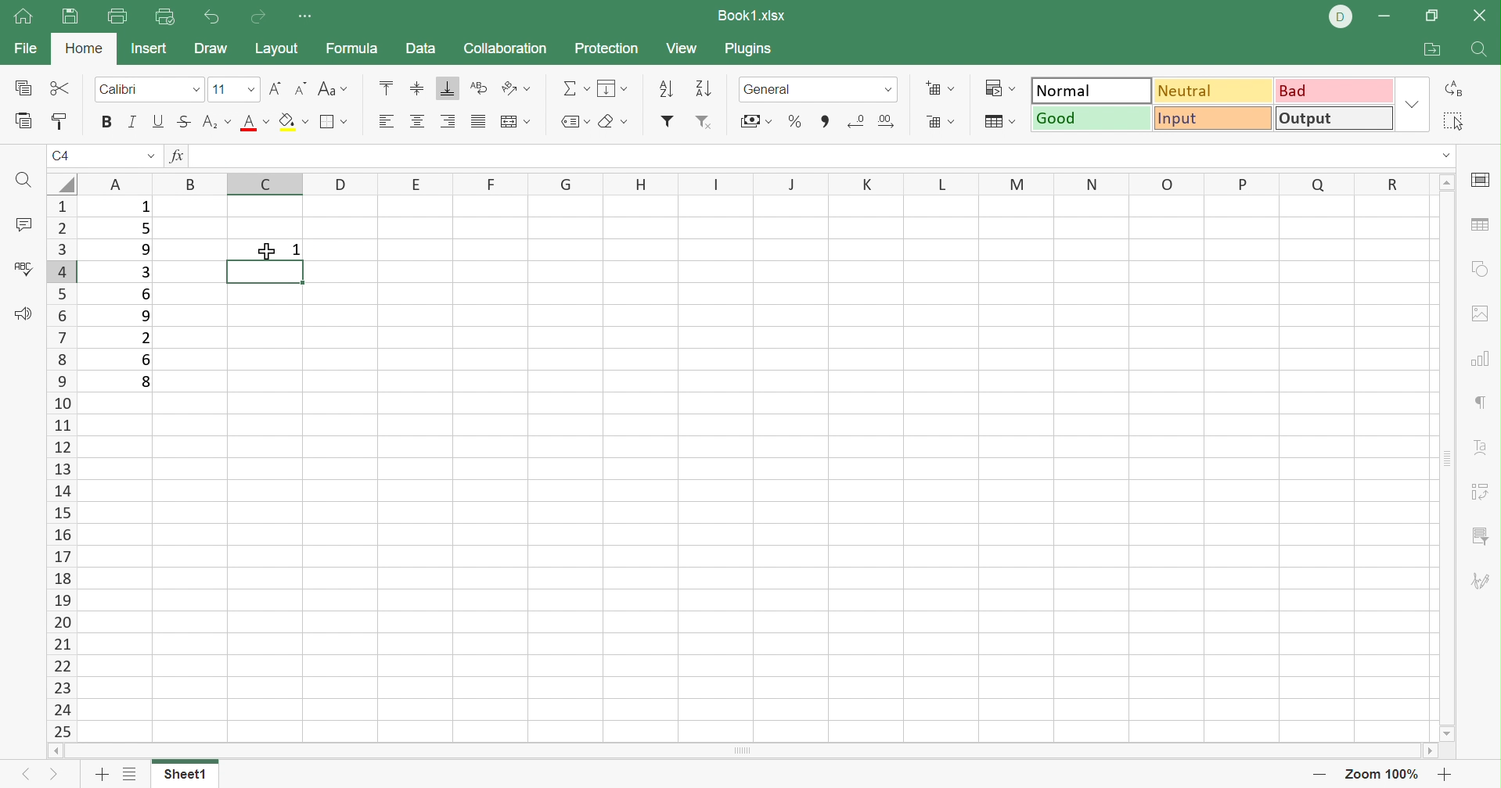  Describe the element at coordinates (1483, 268) in the screenshot. I see `Shape settings` at that location.